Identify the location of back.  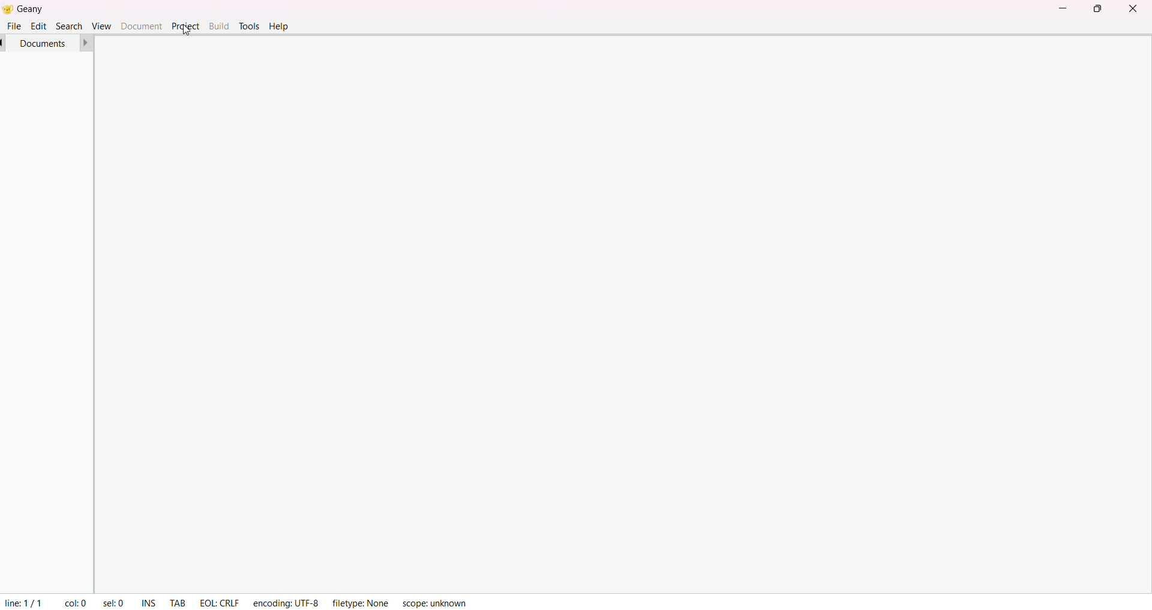
(4, 43).